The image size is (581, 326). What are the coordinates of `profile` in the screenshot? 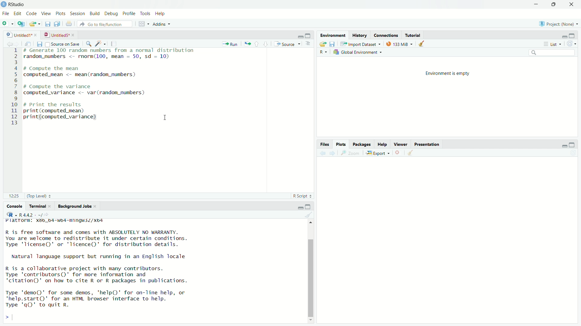 It's located at (130, 13).